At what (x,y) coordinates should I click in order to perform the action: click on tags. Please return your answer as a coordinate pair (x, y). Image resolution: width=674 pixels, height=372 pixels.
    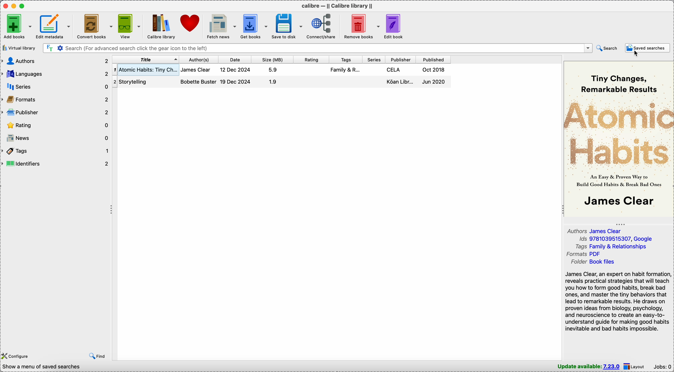
    Looking at the image, I should click on (56, 151).